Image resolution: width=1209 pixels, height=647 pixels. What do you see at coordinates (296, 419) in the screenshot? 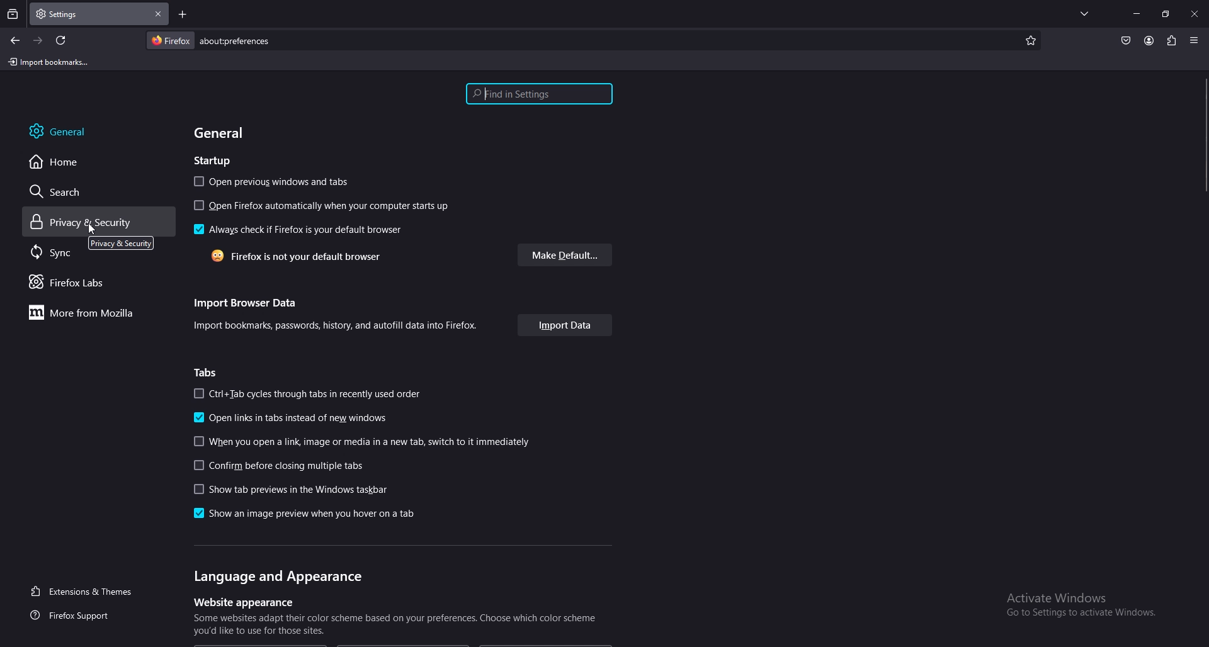
I see `open links in tabs` at bounding box center [296, 419].